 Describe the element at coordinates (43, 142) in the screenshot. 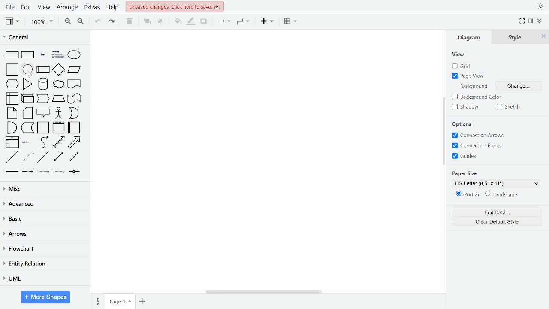

I see `curve` at that location.